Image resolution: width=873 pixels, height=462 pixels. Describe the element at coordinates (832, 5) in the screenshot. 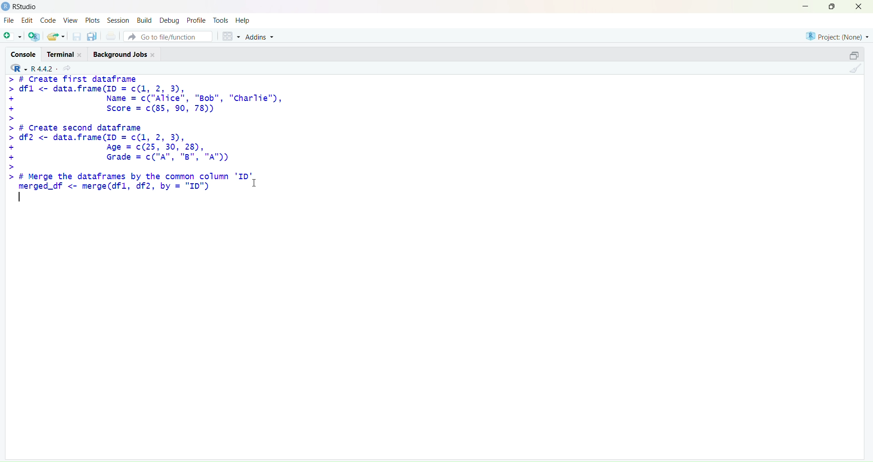

I see `maximize` at that location.